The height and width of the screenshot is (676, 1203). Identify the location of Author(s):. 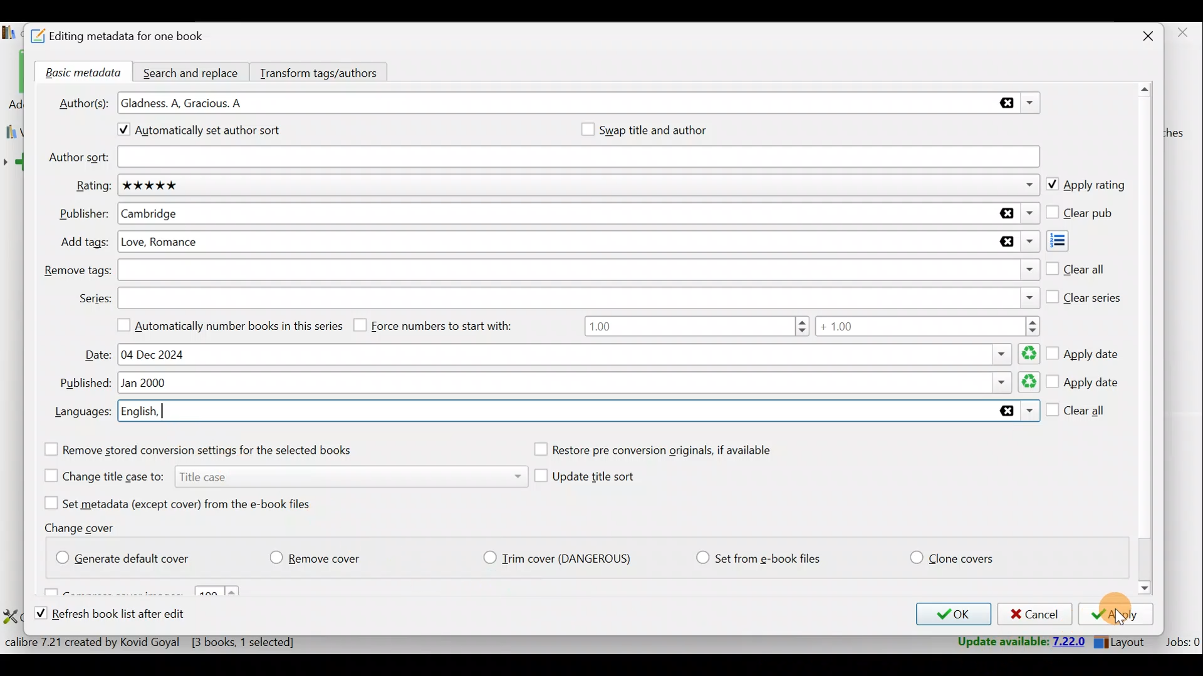
(83, 101).